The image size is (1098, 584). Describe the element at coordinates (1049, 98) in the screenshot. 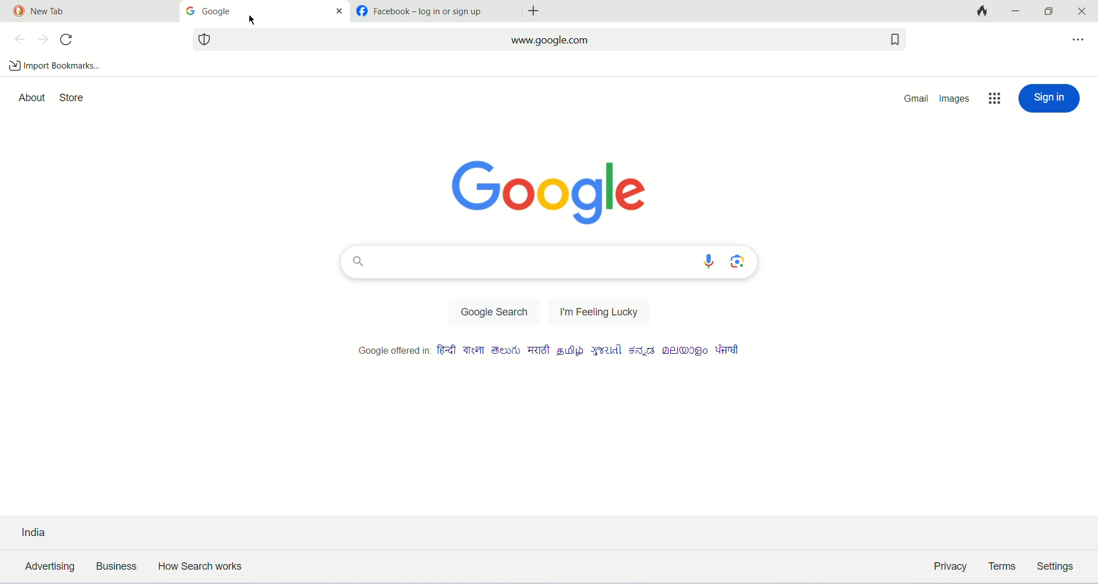

I see `sign in` at that location.